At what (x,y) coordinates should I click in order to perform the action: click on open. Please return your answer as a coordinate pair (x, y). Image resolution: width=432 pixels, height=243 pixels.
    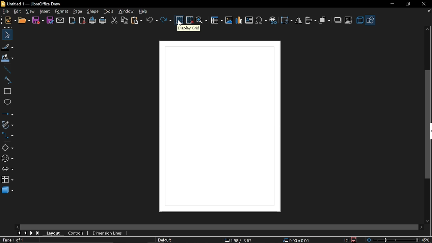
    Looking at the image, I should click on (24, 21).